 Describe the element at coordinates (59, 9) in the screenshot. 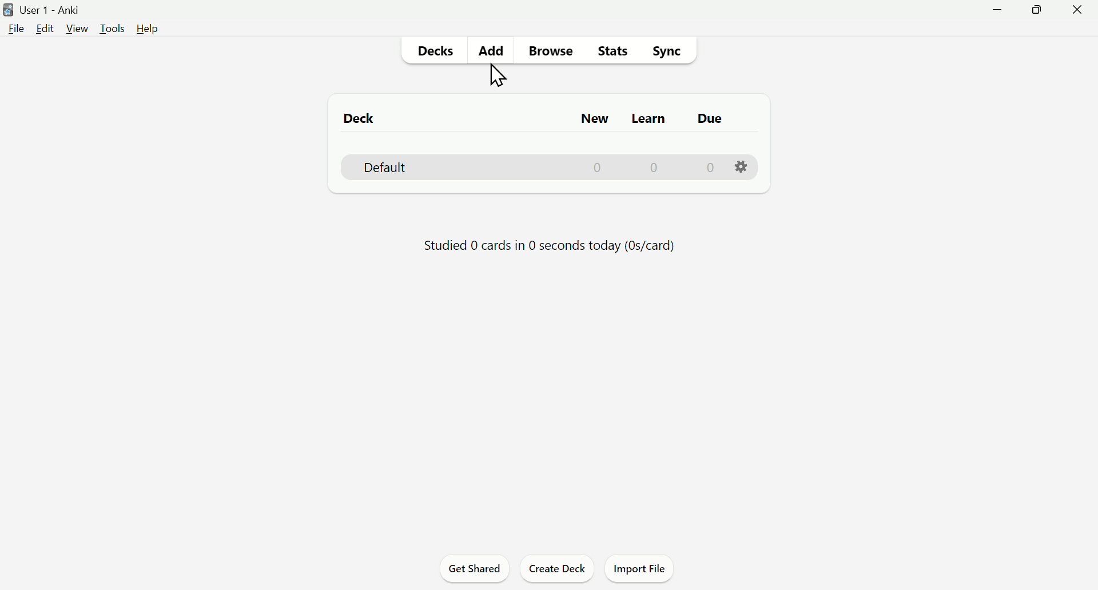

I see `User 1 - Anki` at that location.